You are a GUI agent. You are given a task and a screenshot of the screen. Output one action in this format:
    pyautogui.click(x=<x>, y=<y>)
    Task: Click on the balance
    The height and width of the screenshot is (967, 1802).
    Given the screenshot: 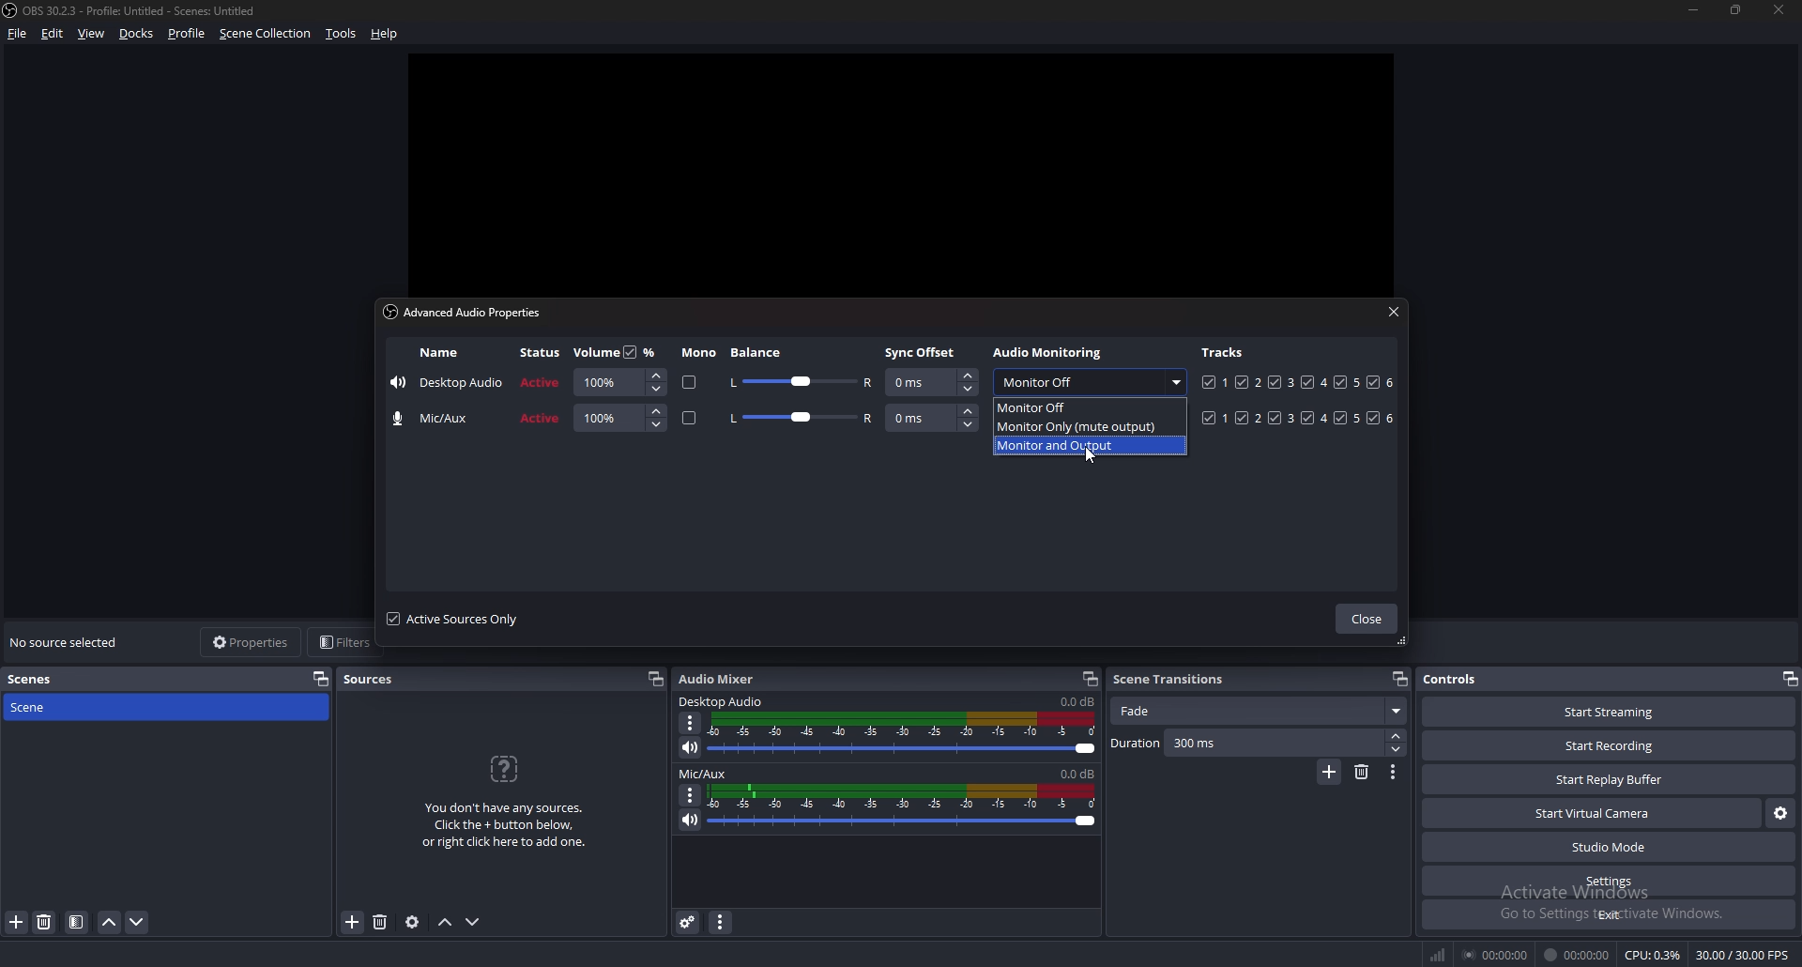 What is the action you would take?
    pyautogui.click(x=761, y=352)
    